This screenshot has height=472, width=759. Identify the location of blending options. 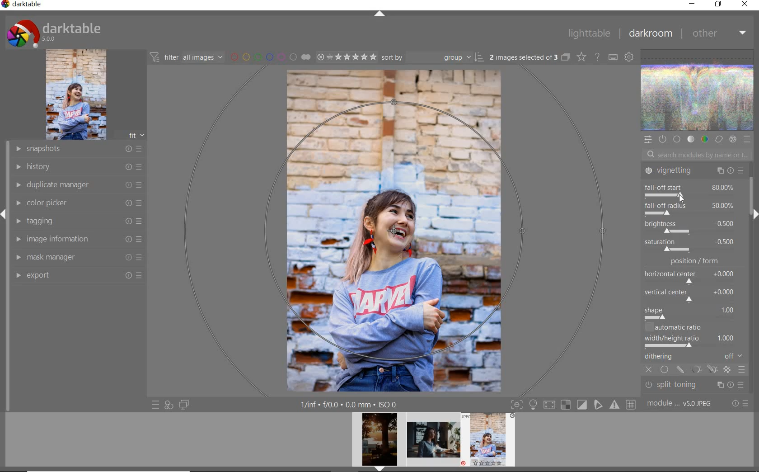
(742, 371).